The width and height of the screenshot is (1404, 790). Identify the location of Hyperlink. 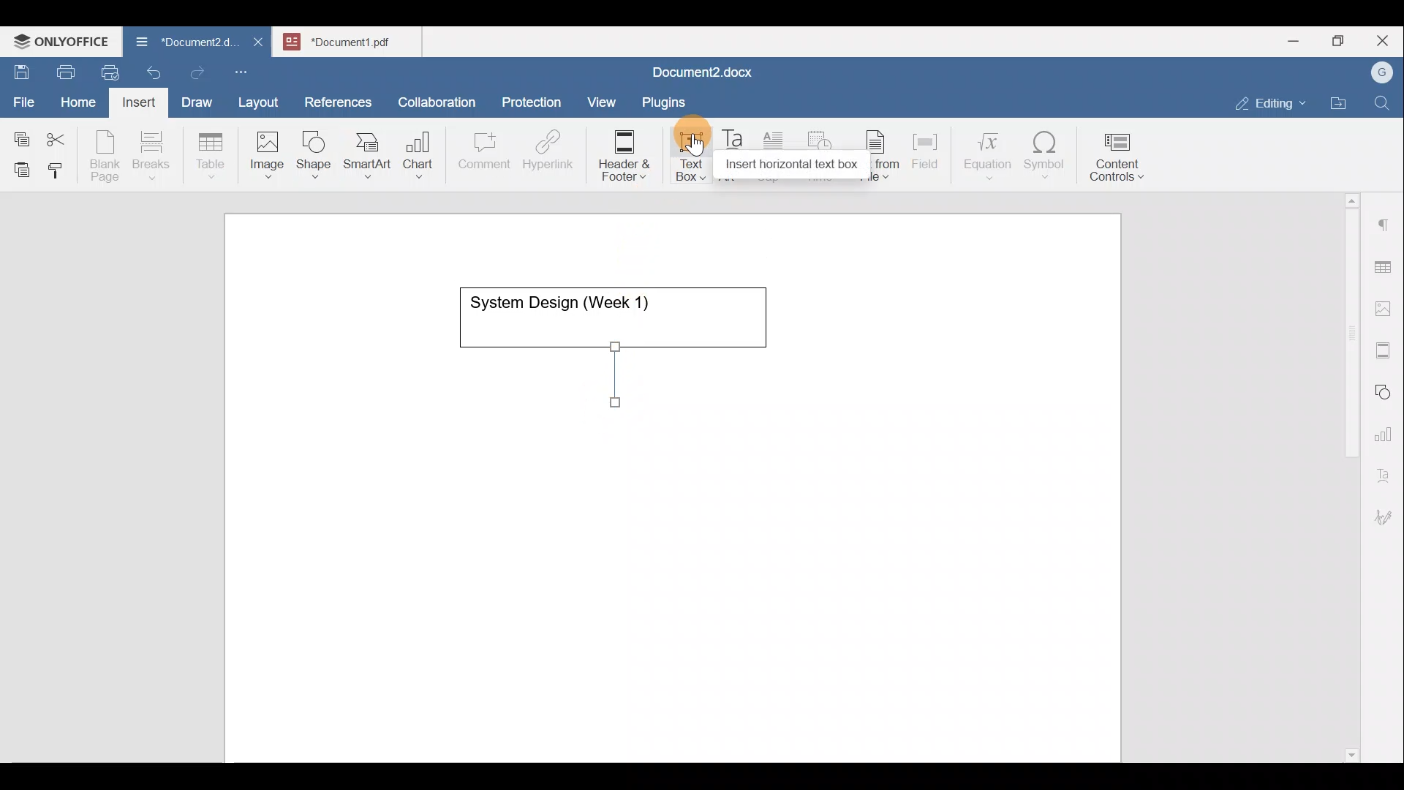
(553, 154).